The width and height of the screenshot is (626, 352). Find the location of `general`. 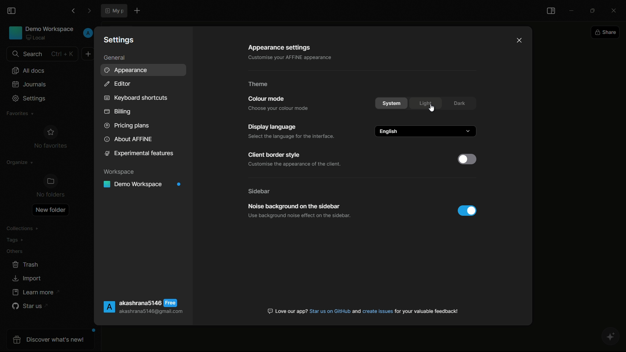

general is located at coordinates (114, 58).